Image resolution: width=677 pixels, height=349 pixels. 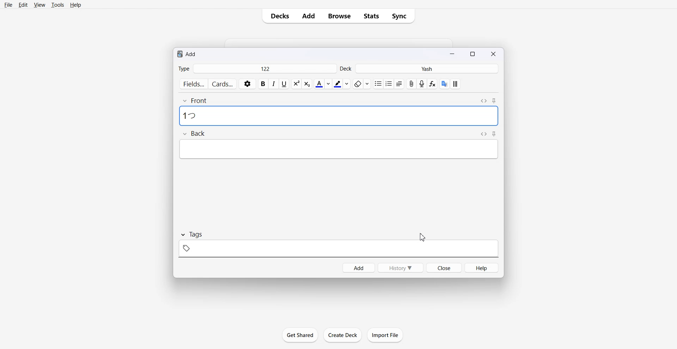 What do you see at coordinates (385, 335) in the screenshot?
I see `Import File` at bounding box center [385, 335].